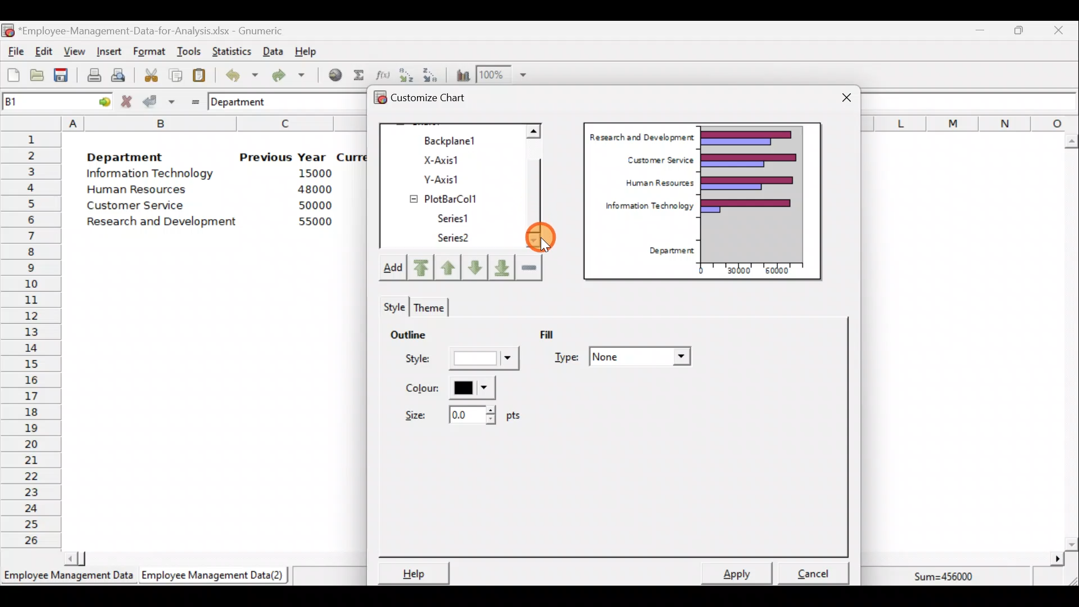 The image size is (1079, 607). I want to click on 30000, so click(738, 269).